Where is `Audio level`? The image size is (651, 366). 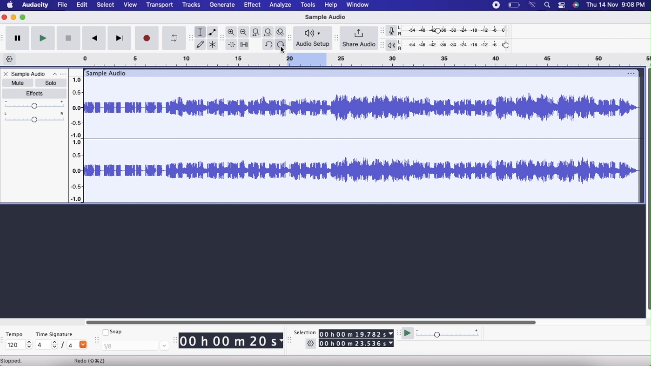 Audio level is located at coordinates (76, 171).